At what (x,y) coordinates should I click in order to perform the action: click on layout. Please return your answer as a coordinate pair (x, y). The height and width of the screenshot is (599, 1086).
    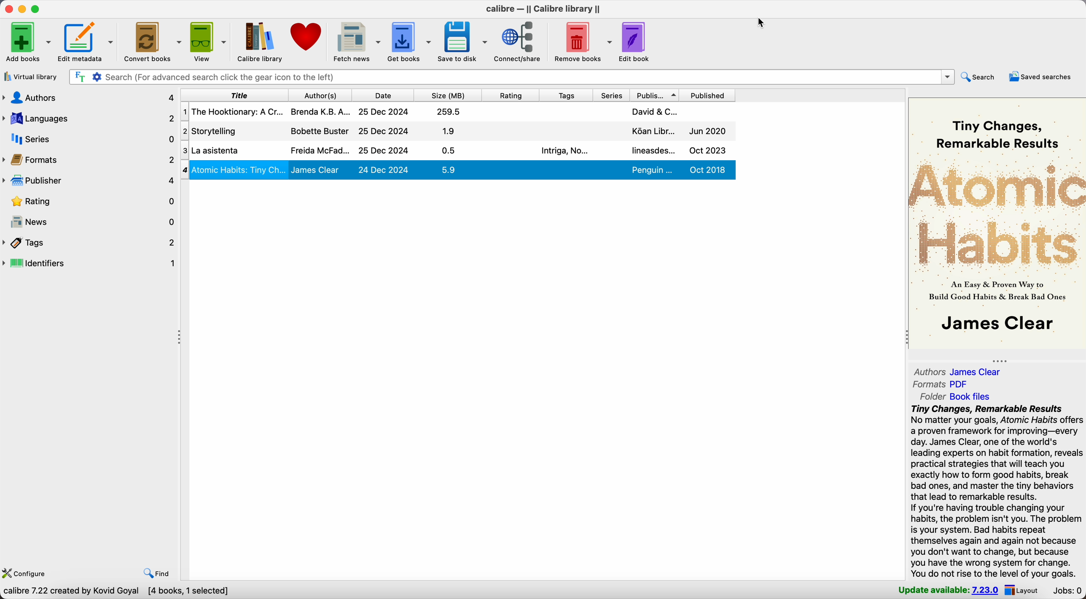
    Looking at the image, I should click on (1024, 590).